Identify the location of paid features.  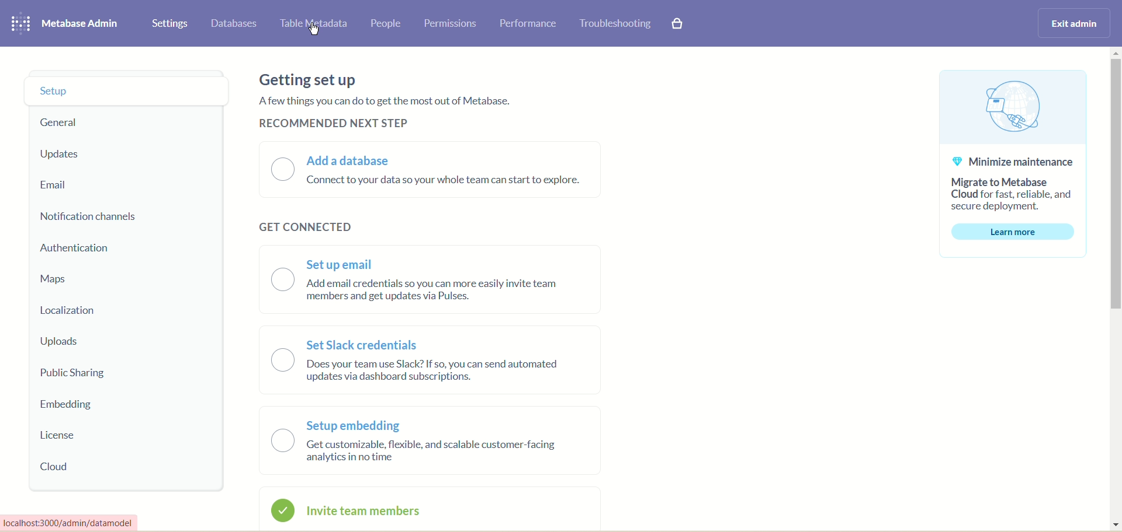
(678, 27).